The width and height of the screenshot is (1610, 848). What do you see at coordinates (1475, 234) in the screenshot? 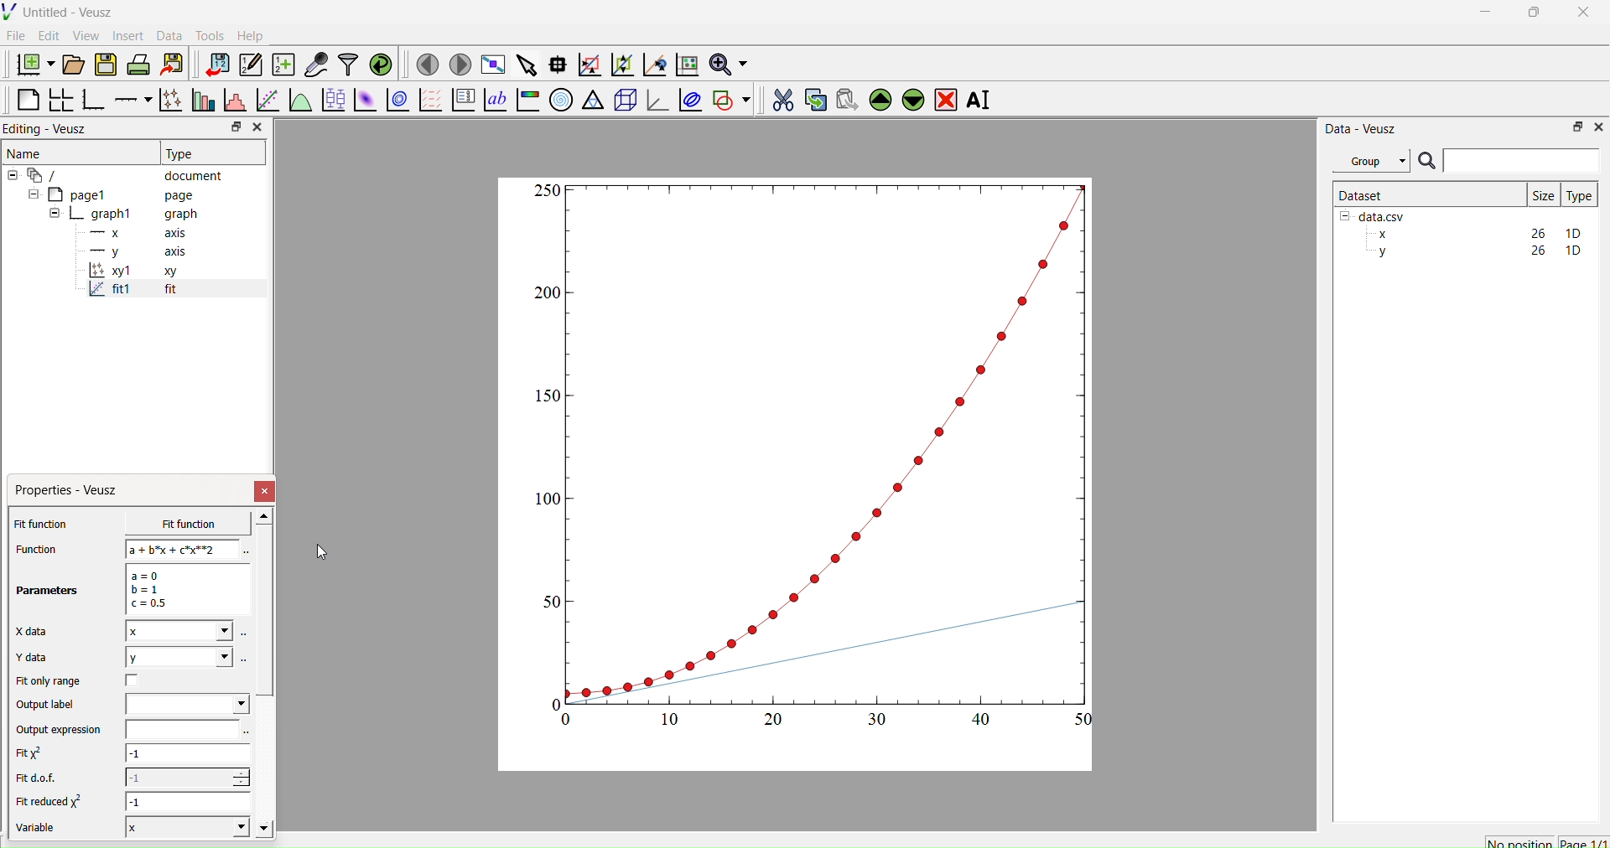
I see `x 26 1D` at bounding box center [1475, 234].